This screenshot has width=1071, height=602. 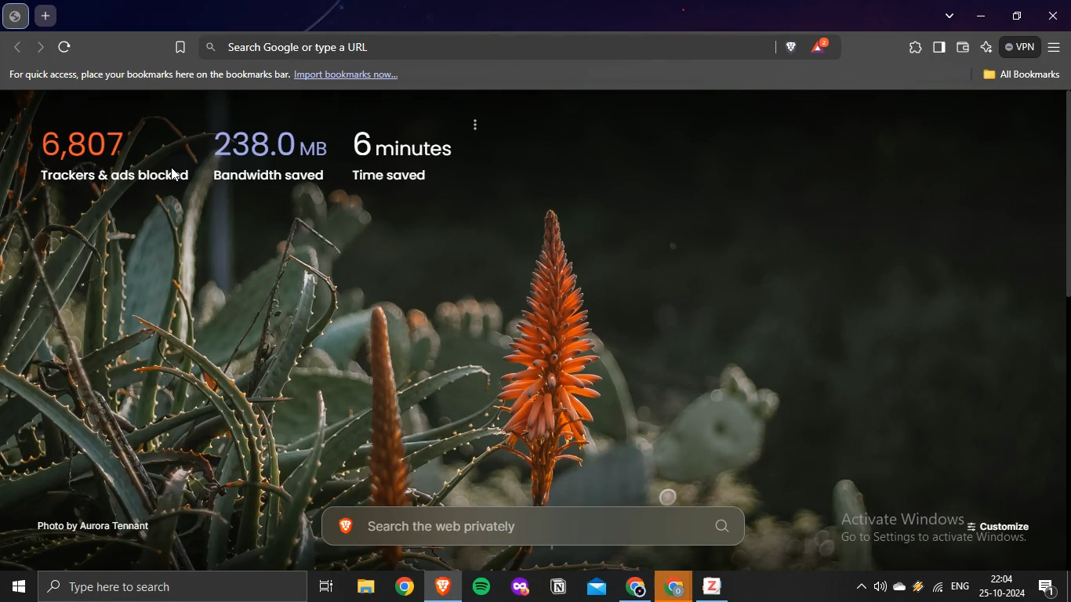 What do you see at coordinates (597, 587) in the screenshot?
I see `outlook` at bounding box center [597, 587].